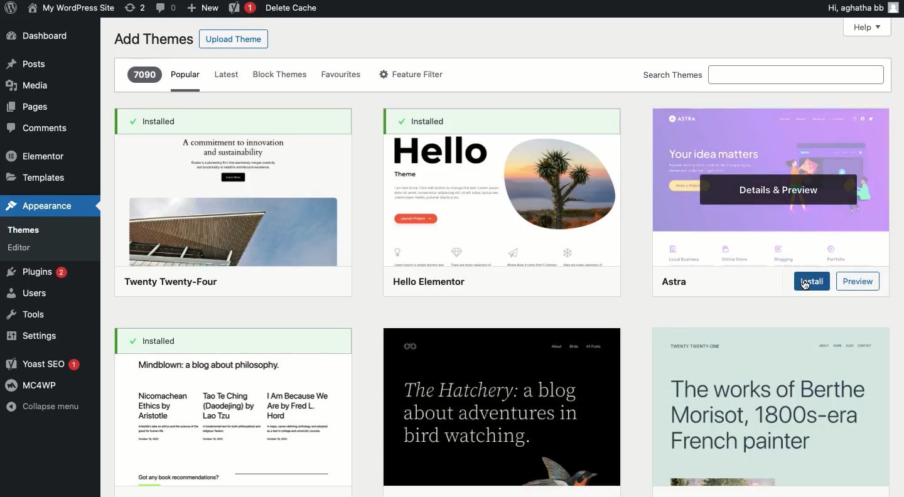  Describe the element at coordinates (39, 274) in the screenshot. I see `Plugins 2` at that location.